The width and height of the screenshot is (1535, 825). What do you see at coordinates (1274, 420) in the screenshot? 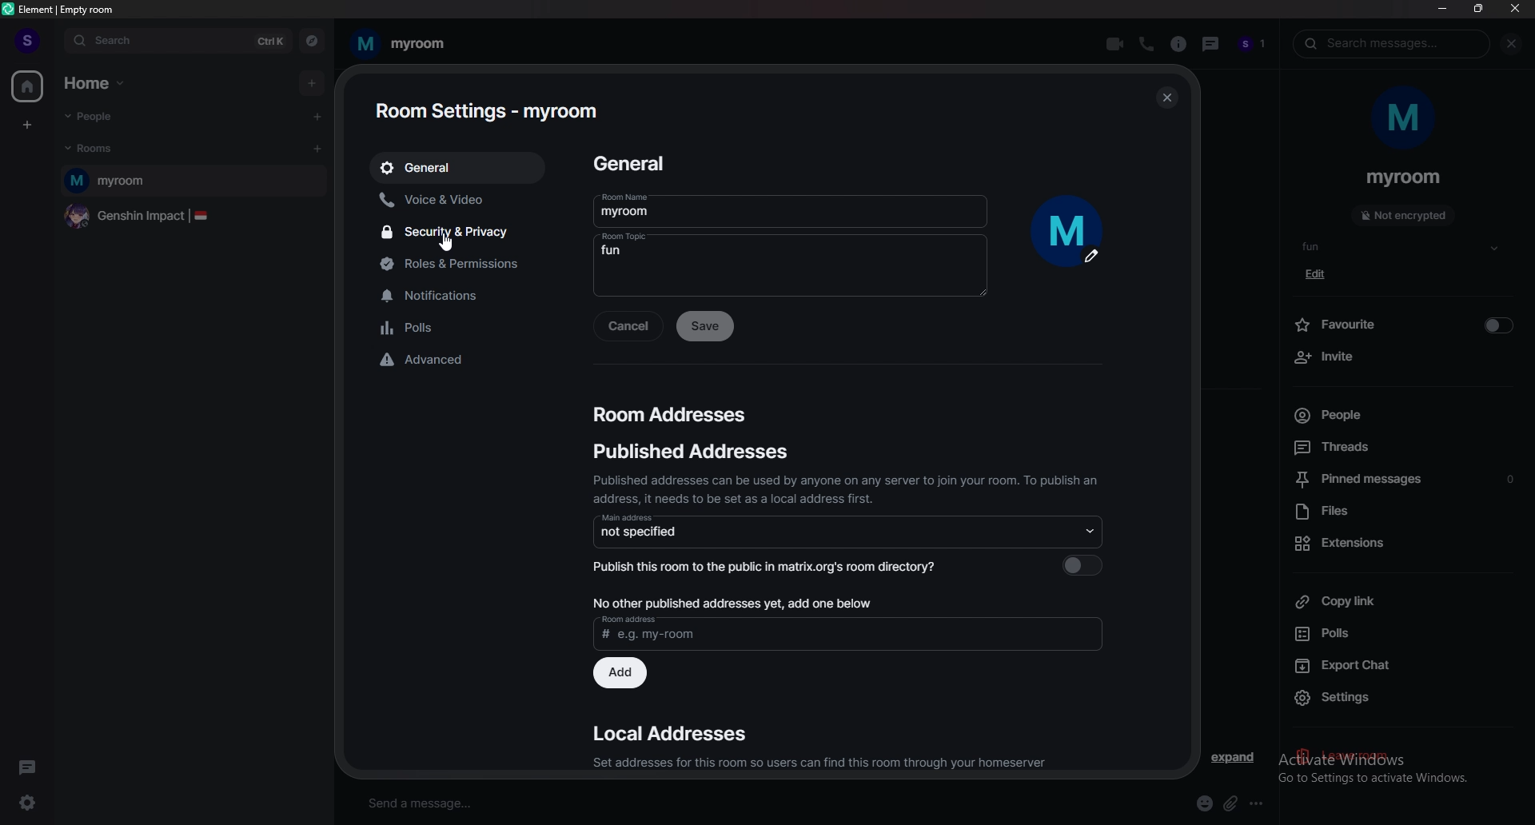
I see `size adjustment` at bounding box center [1274, 420].